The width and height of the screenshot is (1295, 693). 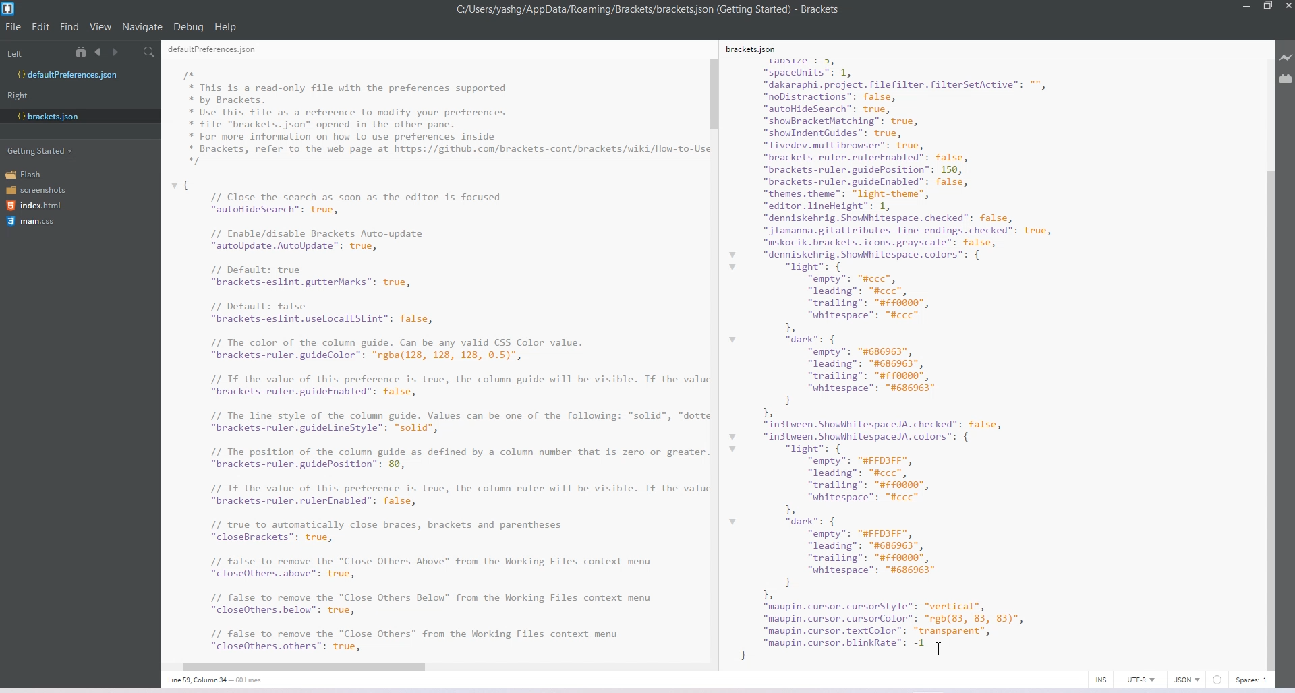 I want to click on main.css, so click(x=30, y=221).